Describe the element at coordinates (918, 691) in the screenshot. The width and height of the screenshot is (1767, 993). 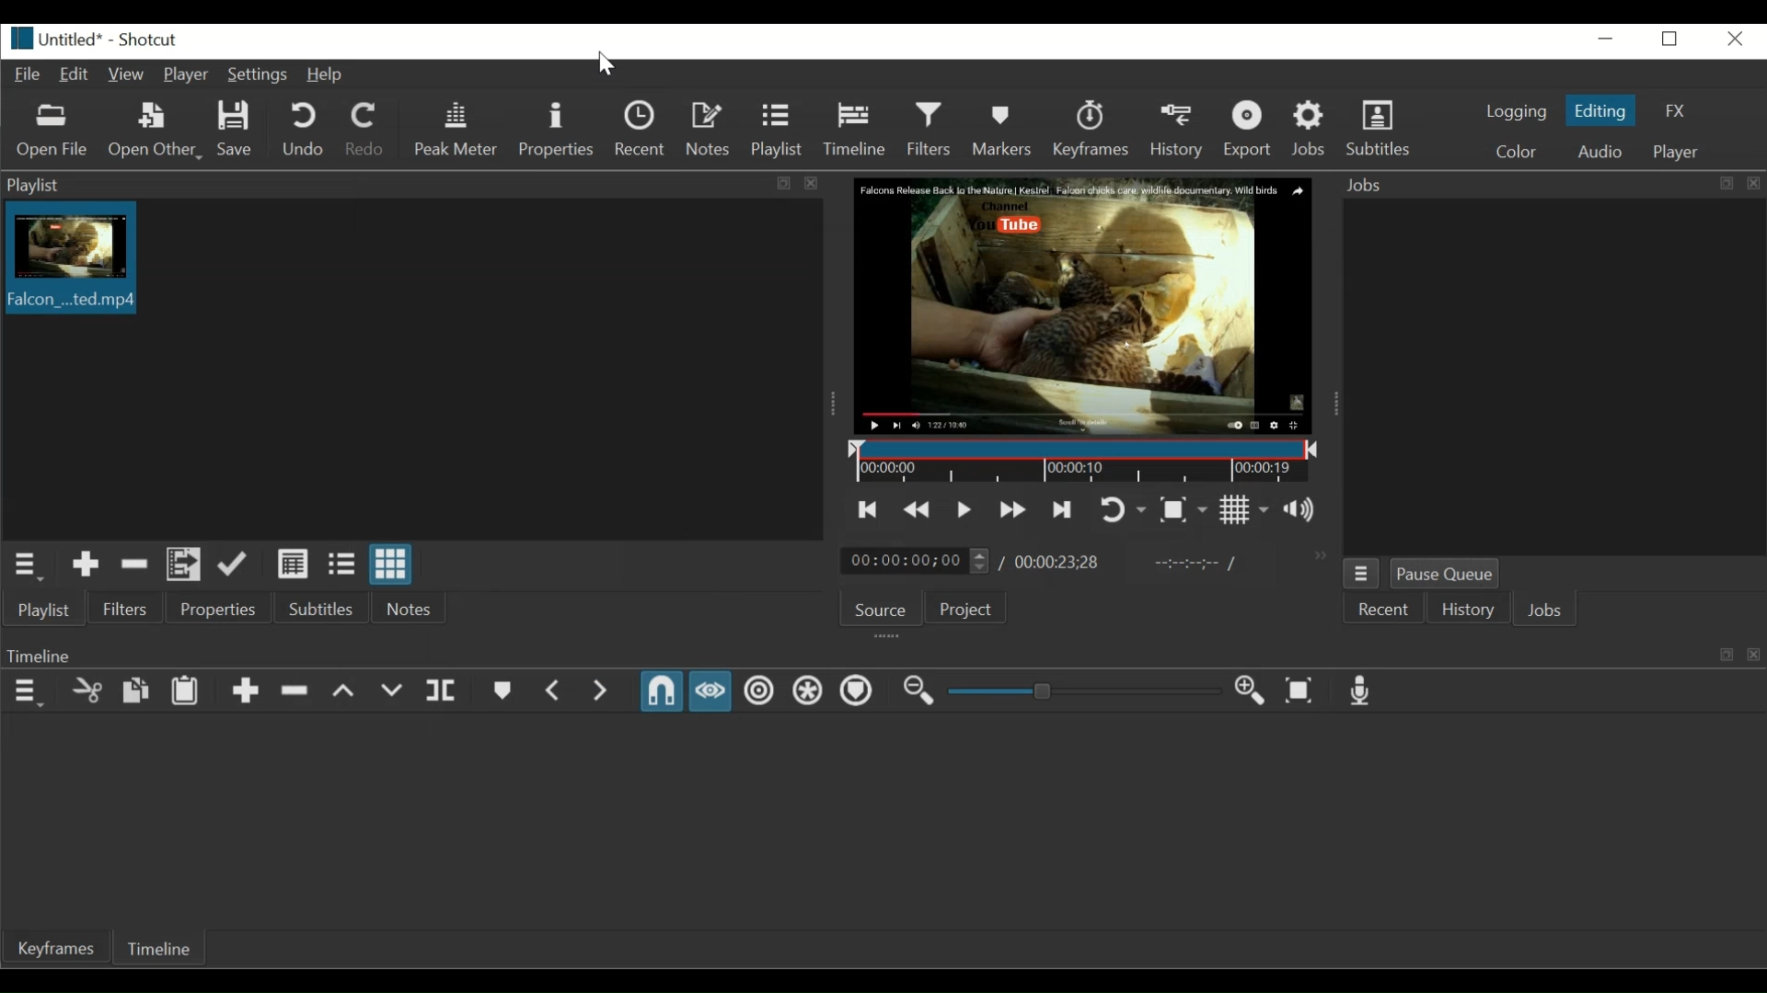
I see `Zoom Timeline out` at that location.